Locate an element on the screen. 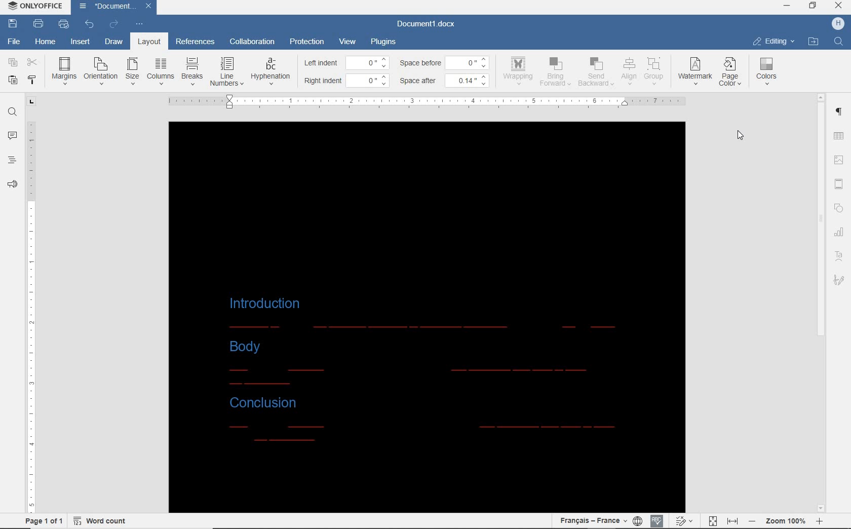  spell checking is located at coordinates (656, 518).